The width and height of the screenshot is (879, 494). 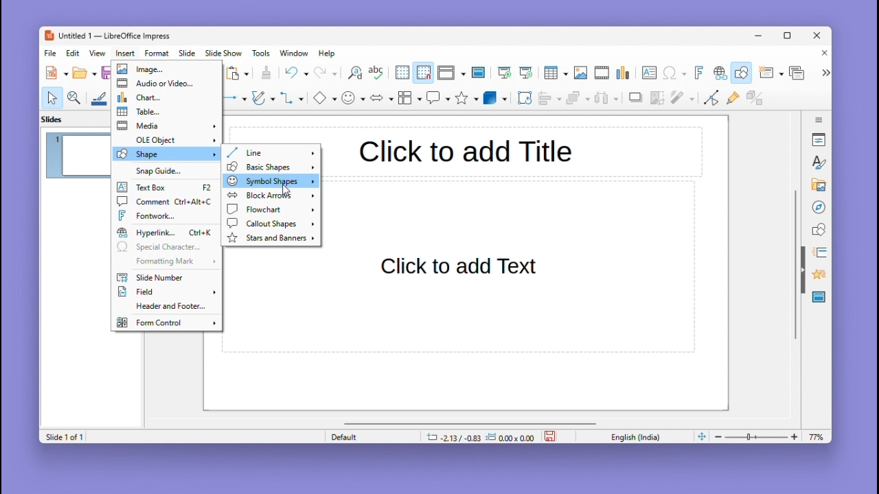 I want to click on redo, so click(x=326, y=73).